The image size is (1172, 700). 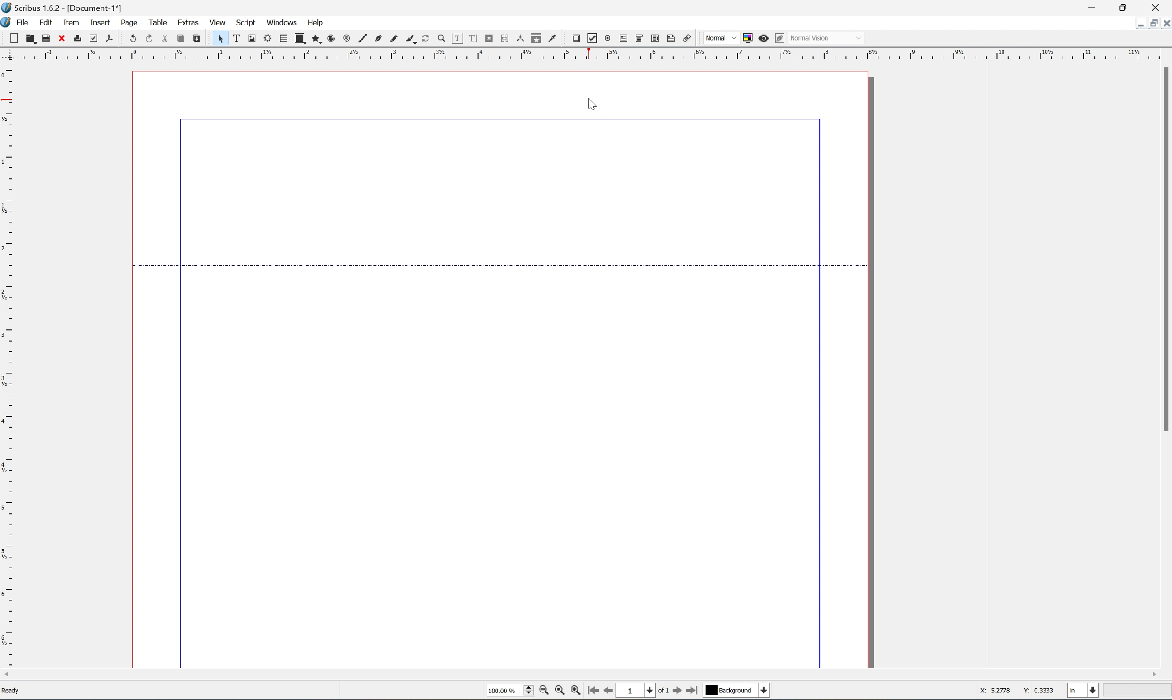 I want to click on measurements, so click(x=521, y=39).